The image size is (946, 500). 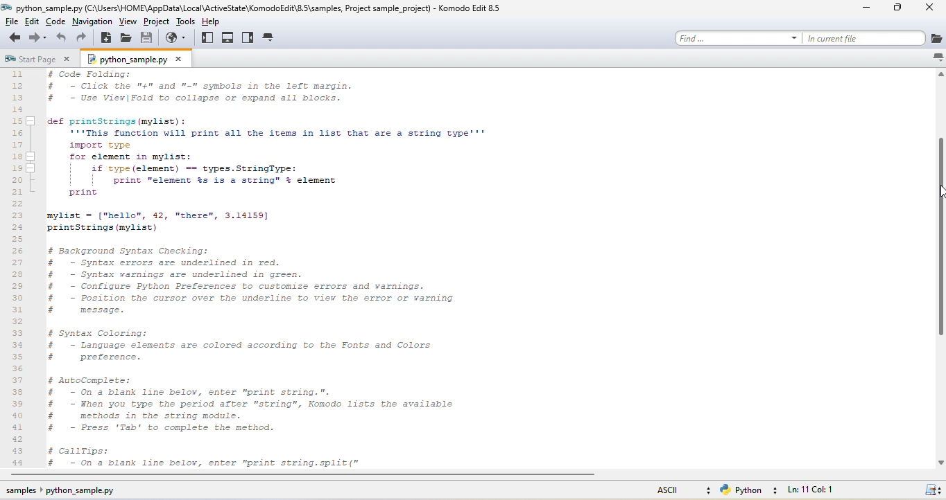 What do you see at coordinates (750, 490) in the screenshot?
I see `python` at bounding box center [750, 490].